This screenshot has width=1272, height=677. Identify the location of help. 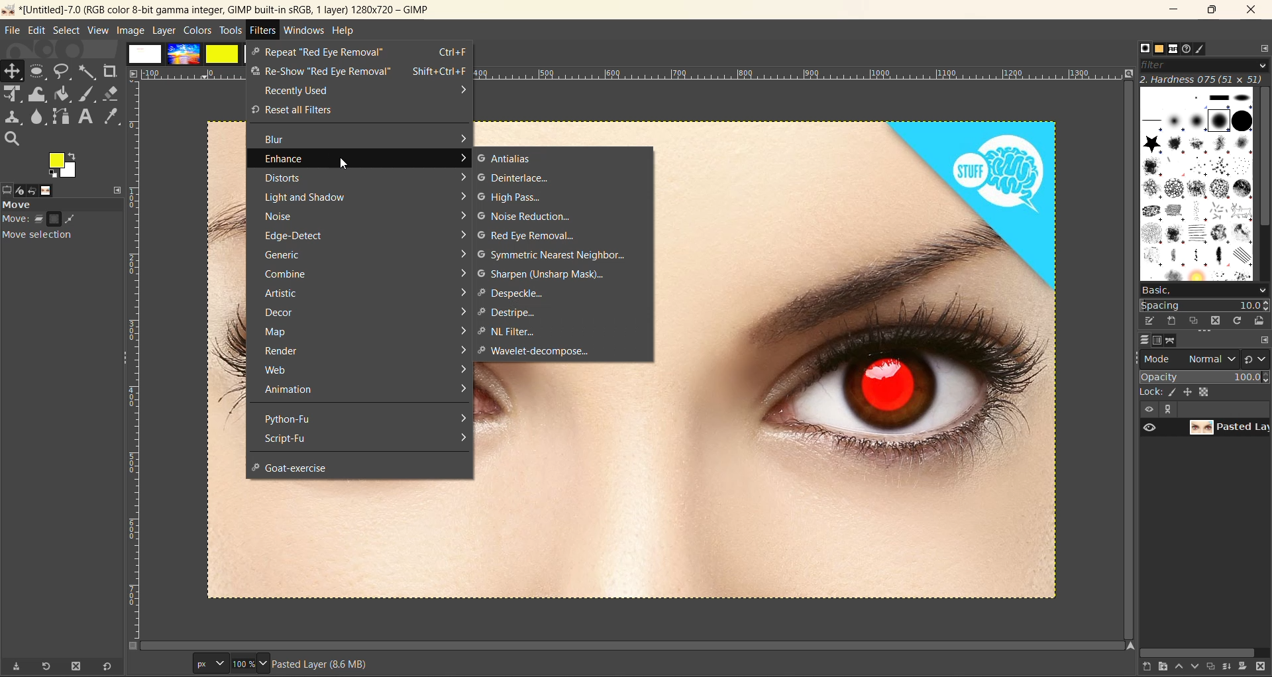
(344, 30).